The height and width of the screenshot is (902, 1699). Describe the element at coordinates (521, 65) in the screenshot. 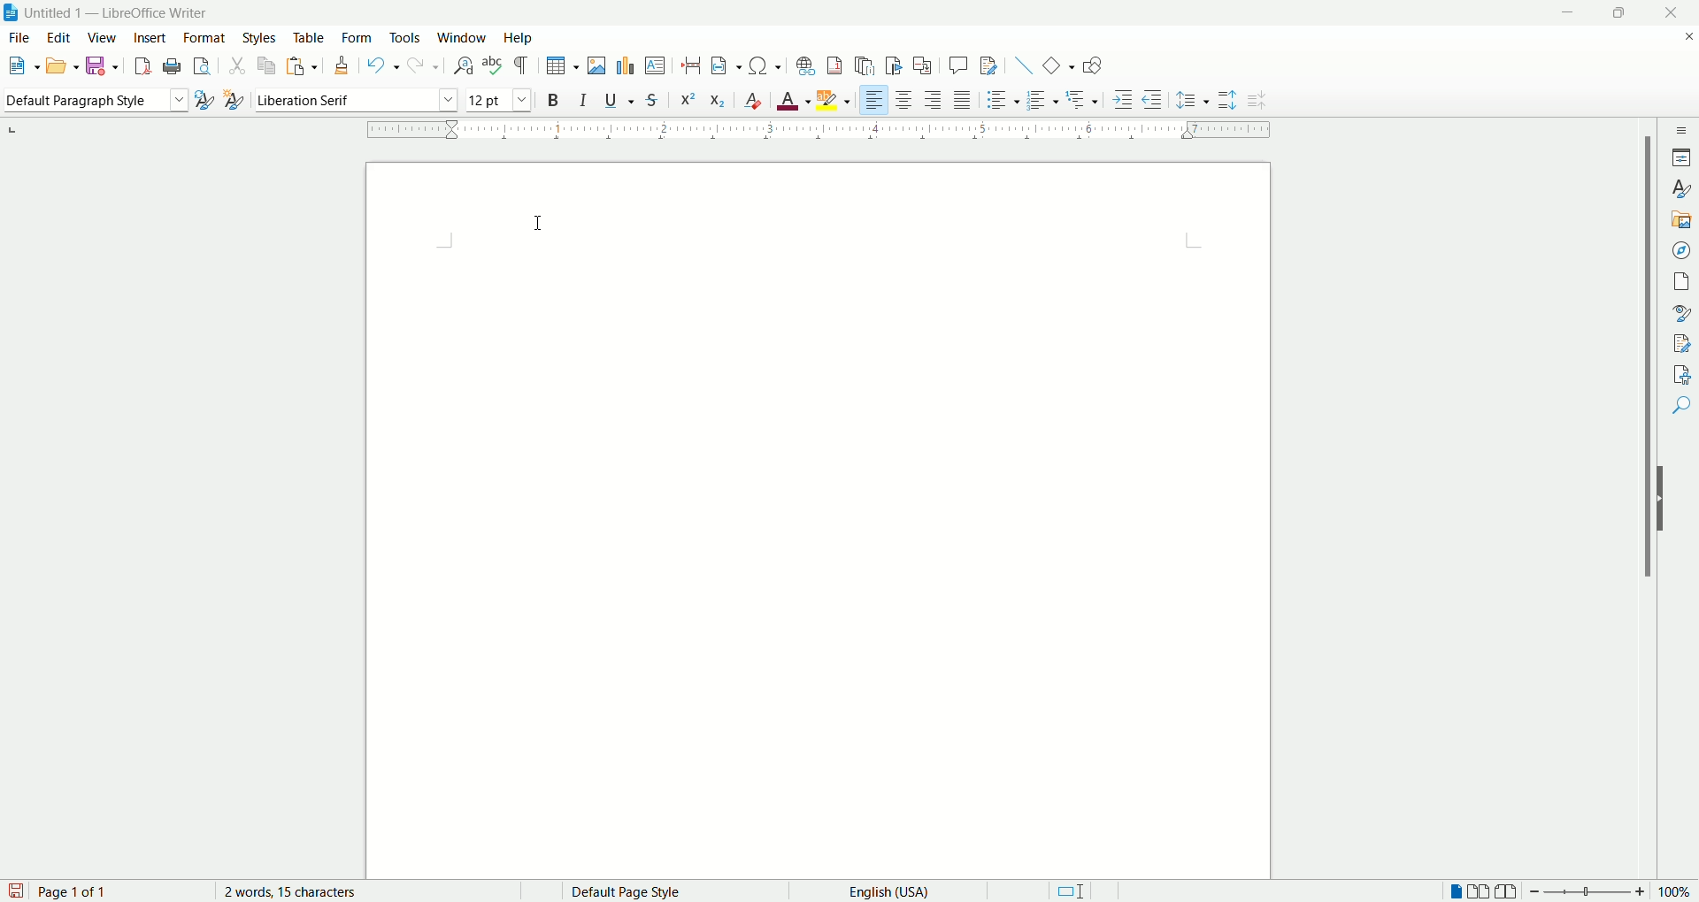

I see `formatting marks` at that location.